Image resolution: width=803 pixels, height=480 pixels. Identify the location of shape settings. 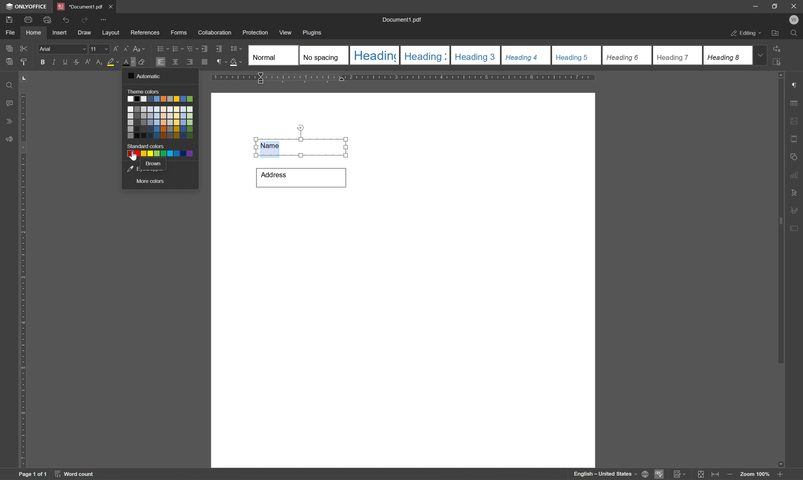
(796, 155).